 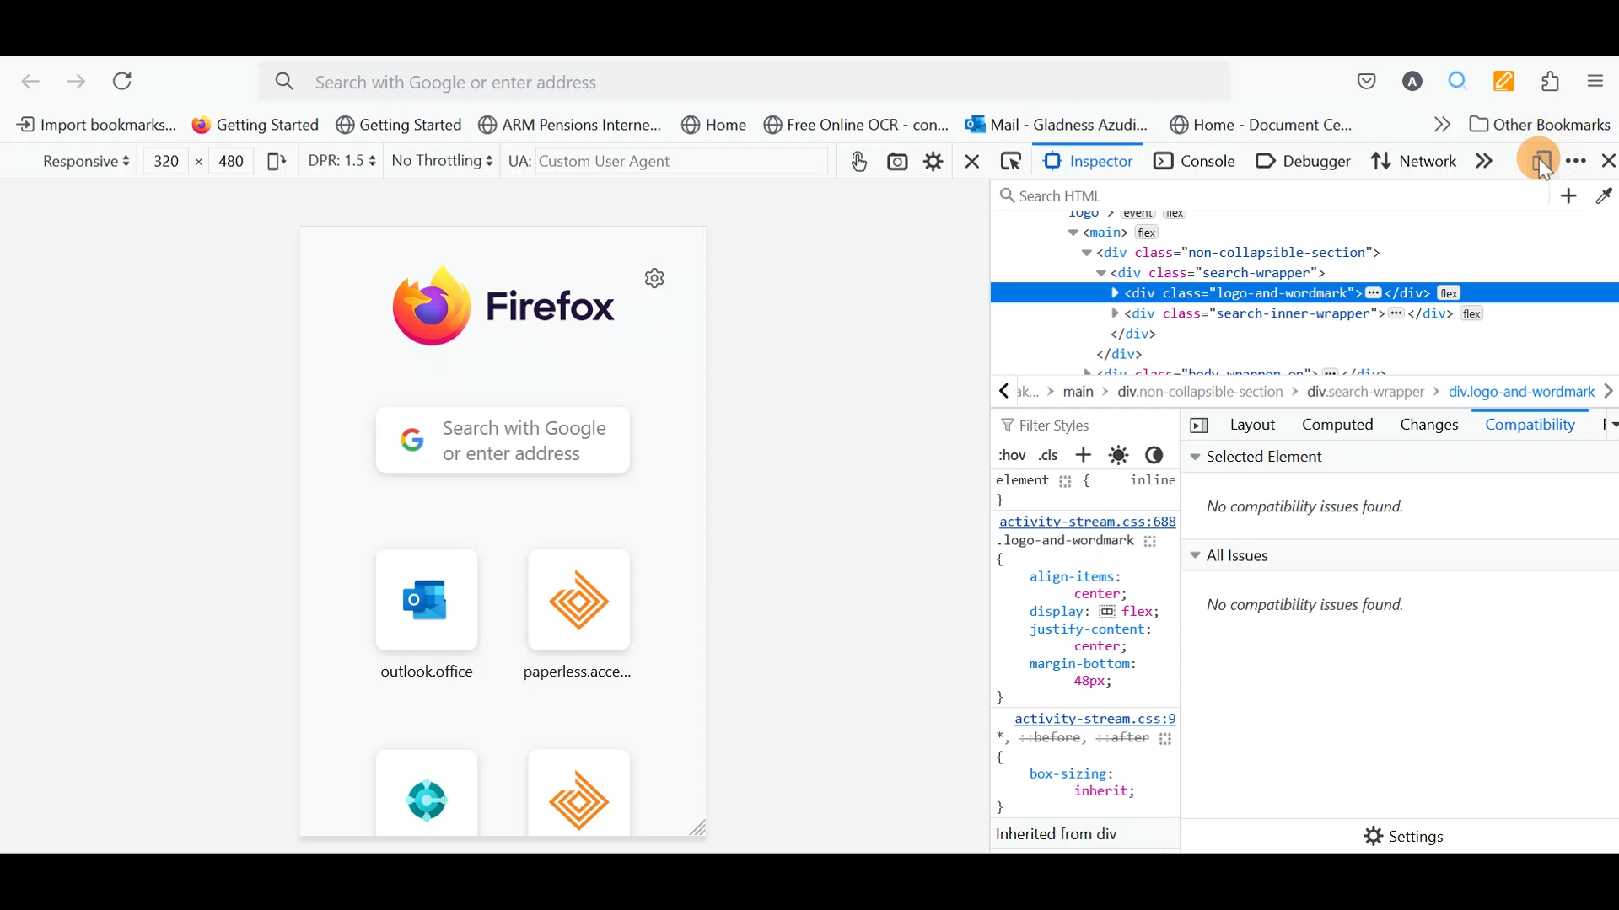 What do you see at coordinates (1267, 125) in the screenshot?
I see `Bookmark 8` at bounding box center [1267, 125].